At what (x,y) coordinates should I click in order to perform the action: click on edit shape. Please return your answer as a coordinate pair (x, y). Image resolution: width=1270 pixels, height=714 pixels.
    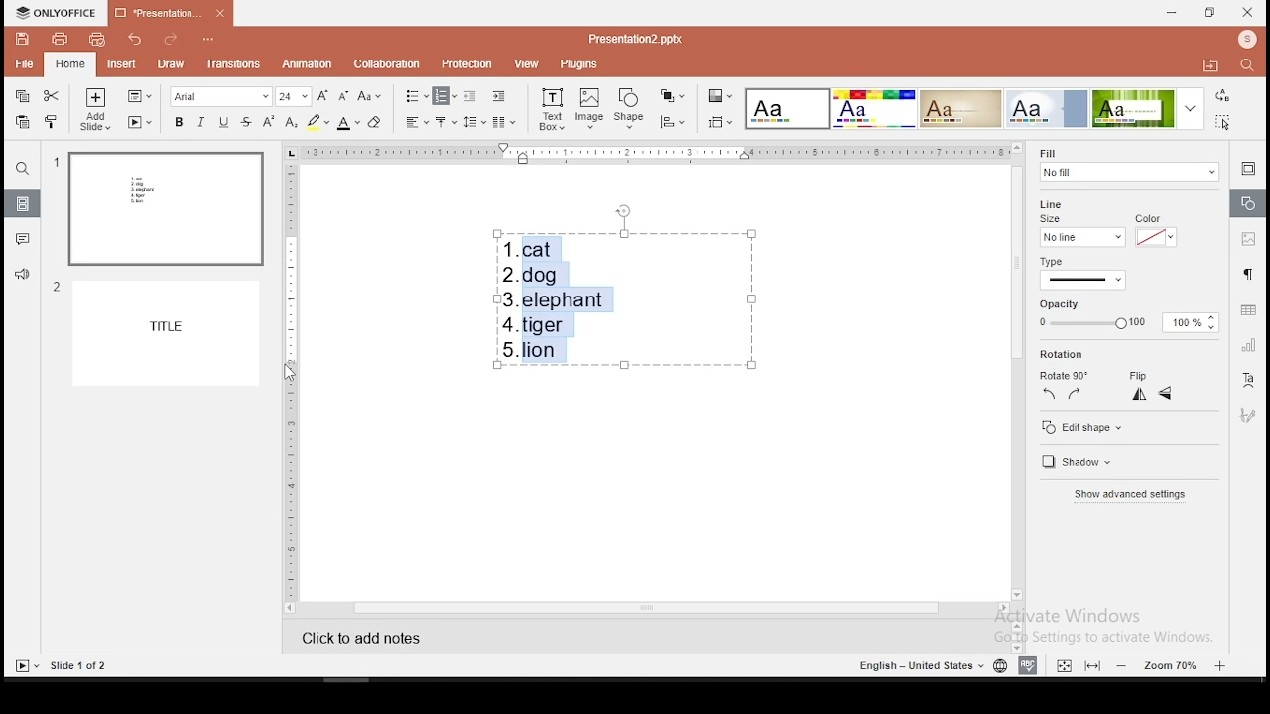
    Looking at the image, I should click on (1089, 427).